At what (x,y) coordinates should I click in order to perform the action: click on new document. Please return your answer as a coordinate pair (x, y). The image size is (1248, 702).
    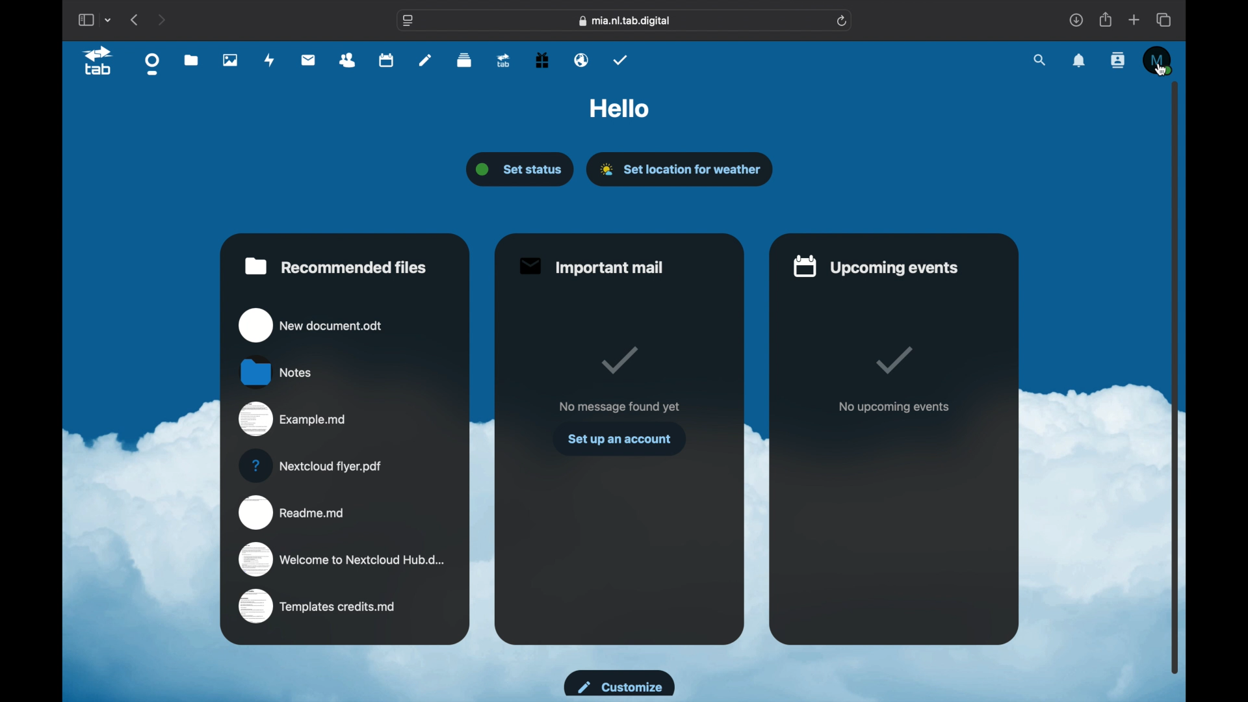
    Looking at the image, I should click on (312, 326).